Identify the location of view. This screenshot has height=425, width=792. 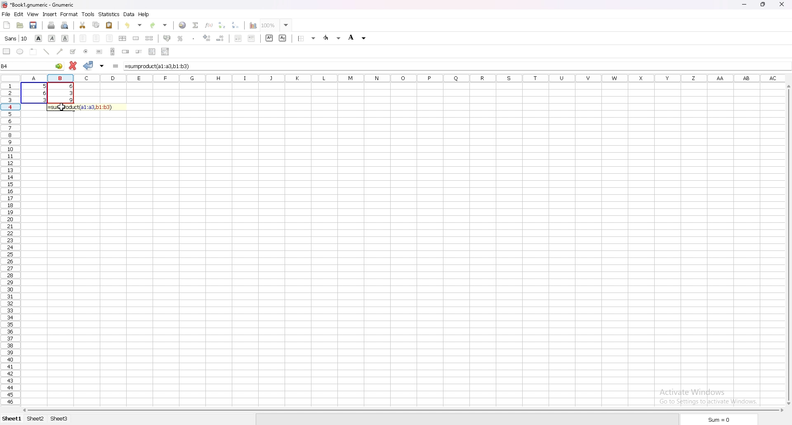
(33, 14).